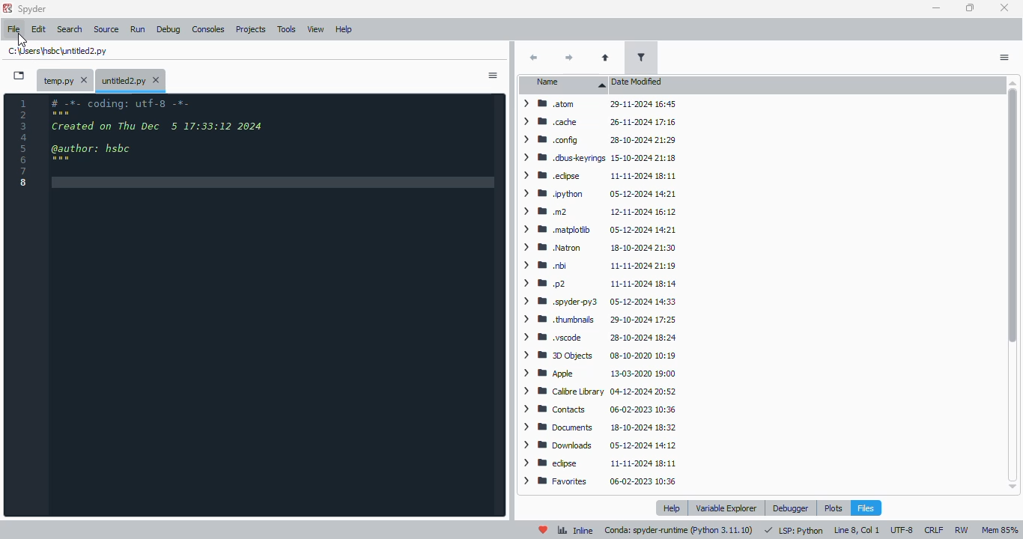  Describe the element at coordinates (600, 122) in the screenshot. I see `> MW cache 26-11-2024 17:16` at that location.